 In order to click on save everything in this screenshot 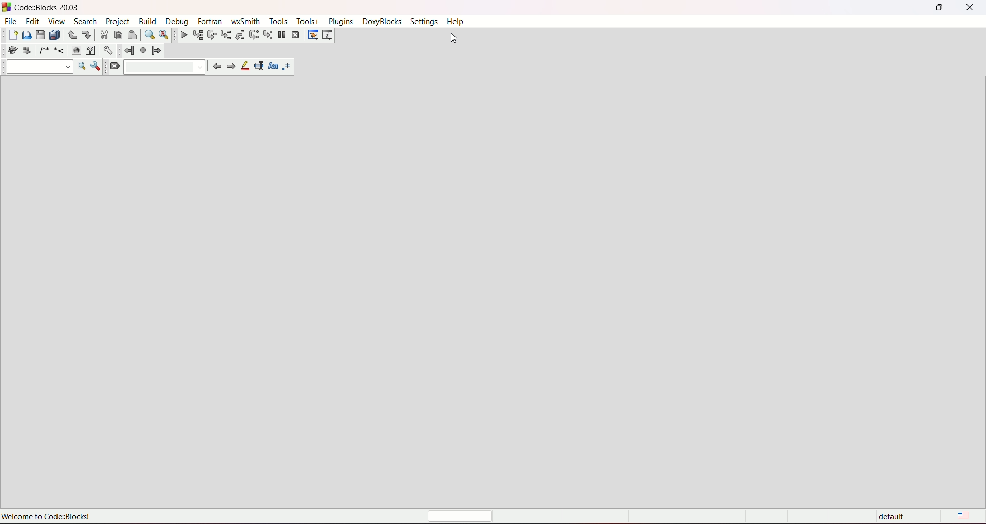, I will do `click(56, 35)`.